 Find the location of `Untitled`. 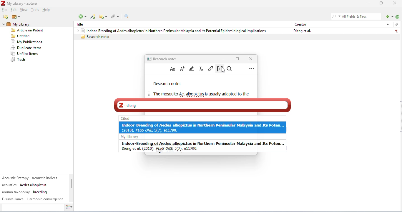

Untitled is located at coordinates (22, 36).